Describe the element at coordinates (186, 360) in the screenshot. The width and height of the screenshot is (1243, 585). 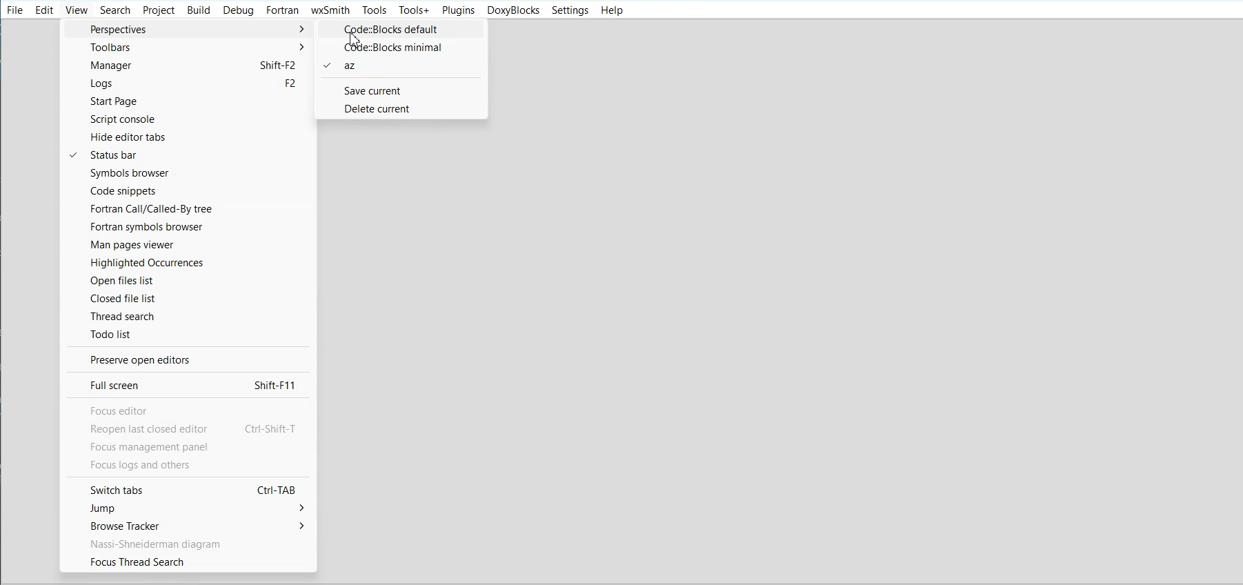
I see `Preserve open editor` at that location.